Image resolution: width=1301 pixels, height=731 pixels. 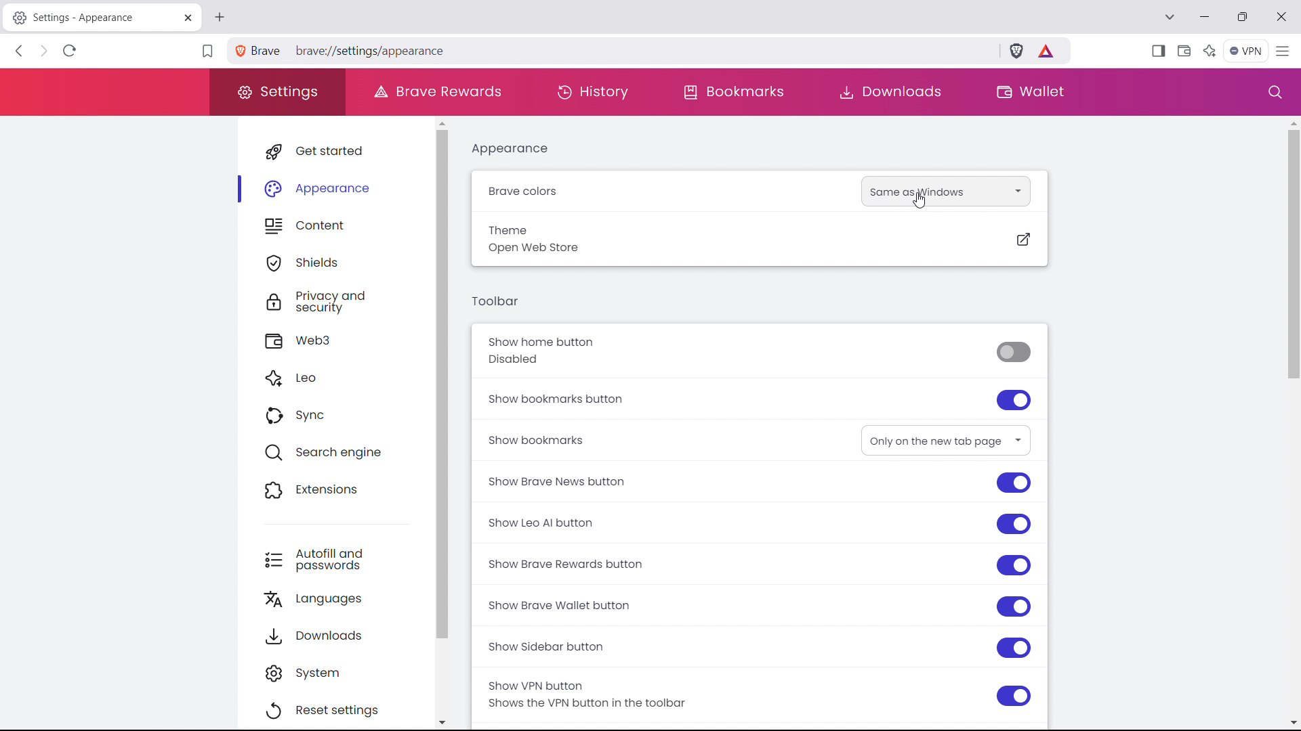 What do you see at coordinates (756, 693) in the screenshot?
I see `show VPN button Shows the VPN button in the toolbar` at bounding box center [756, 693].